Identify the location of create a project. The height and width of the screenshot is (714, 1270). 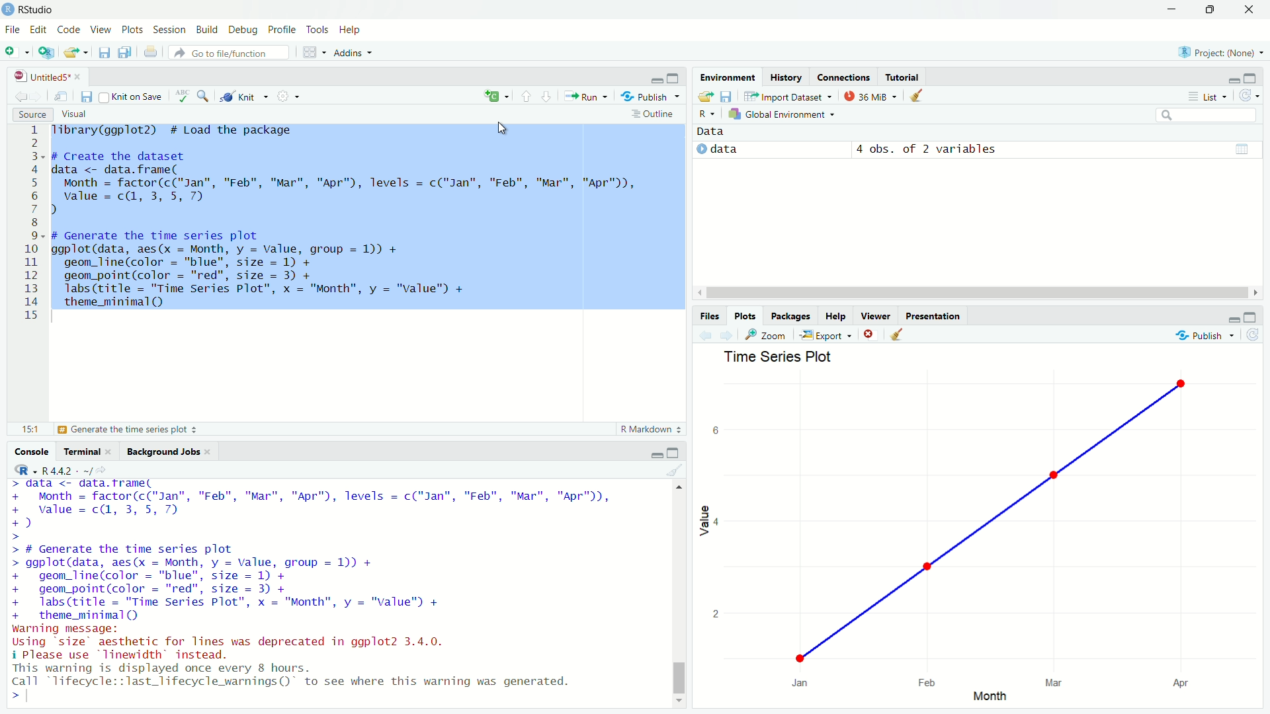
(47, 52).